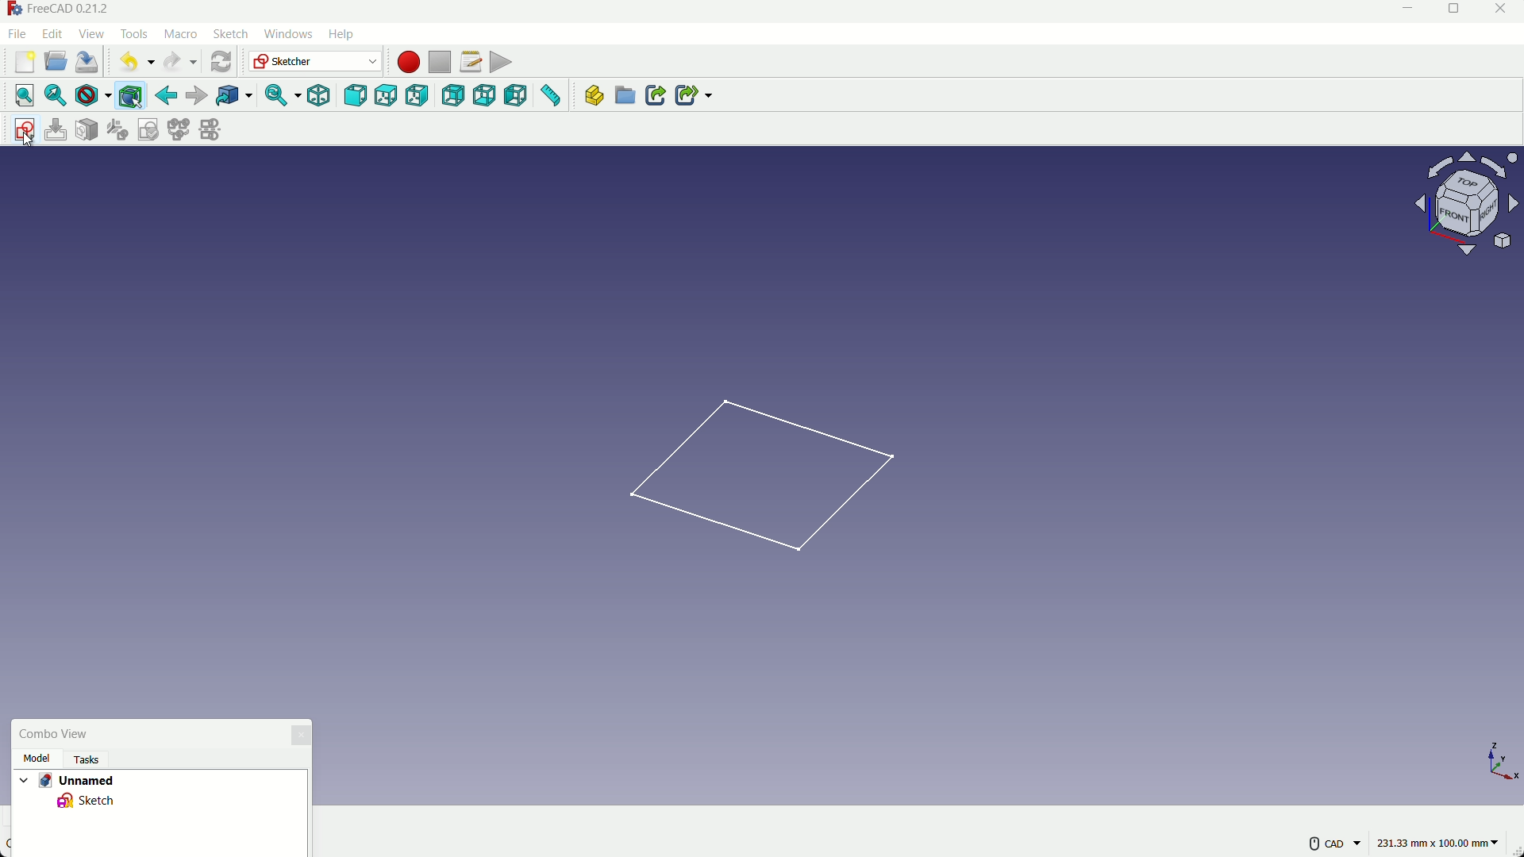 The width and height of the screenshot is (1524, 857). Describe the element at coordinates (346, 35) in the screenshot. I see `help menu` at that location.